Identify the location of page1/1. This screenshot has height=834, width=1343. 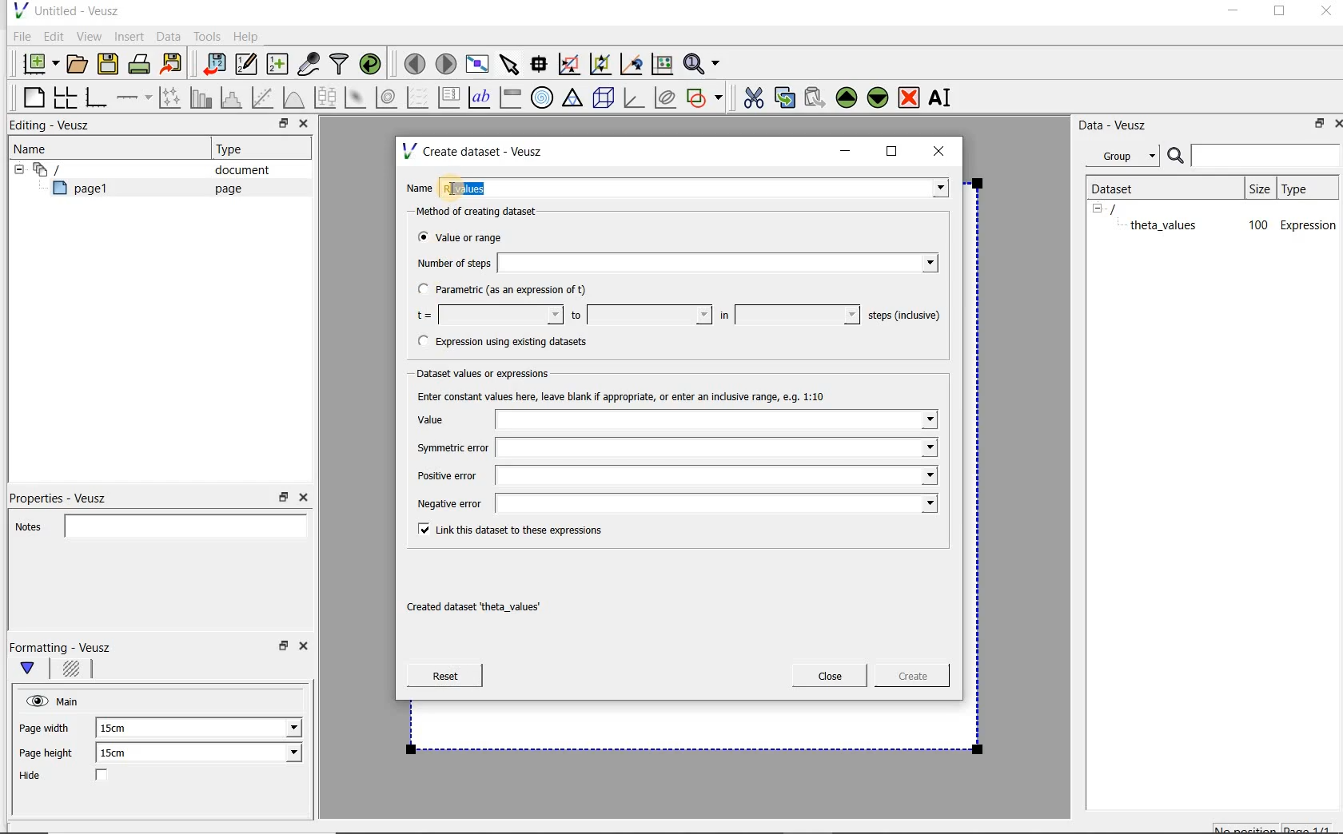
(1313, 828).